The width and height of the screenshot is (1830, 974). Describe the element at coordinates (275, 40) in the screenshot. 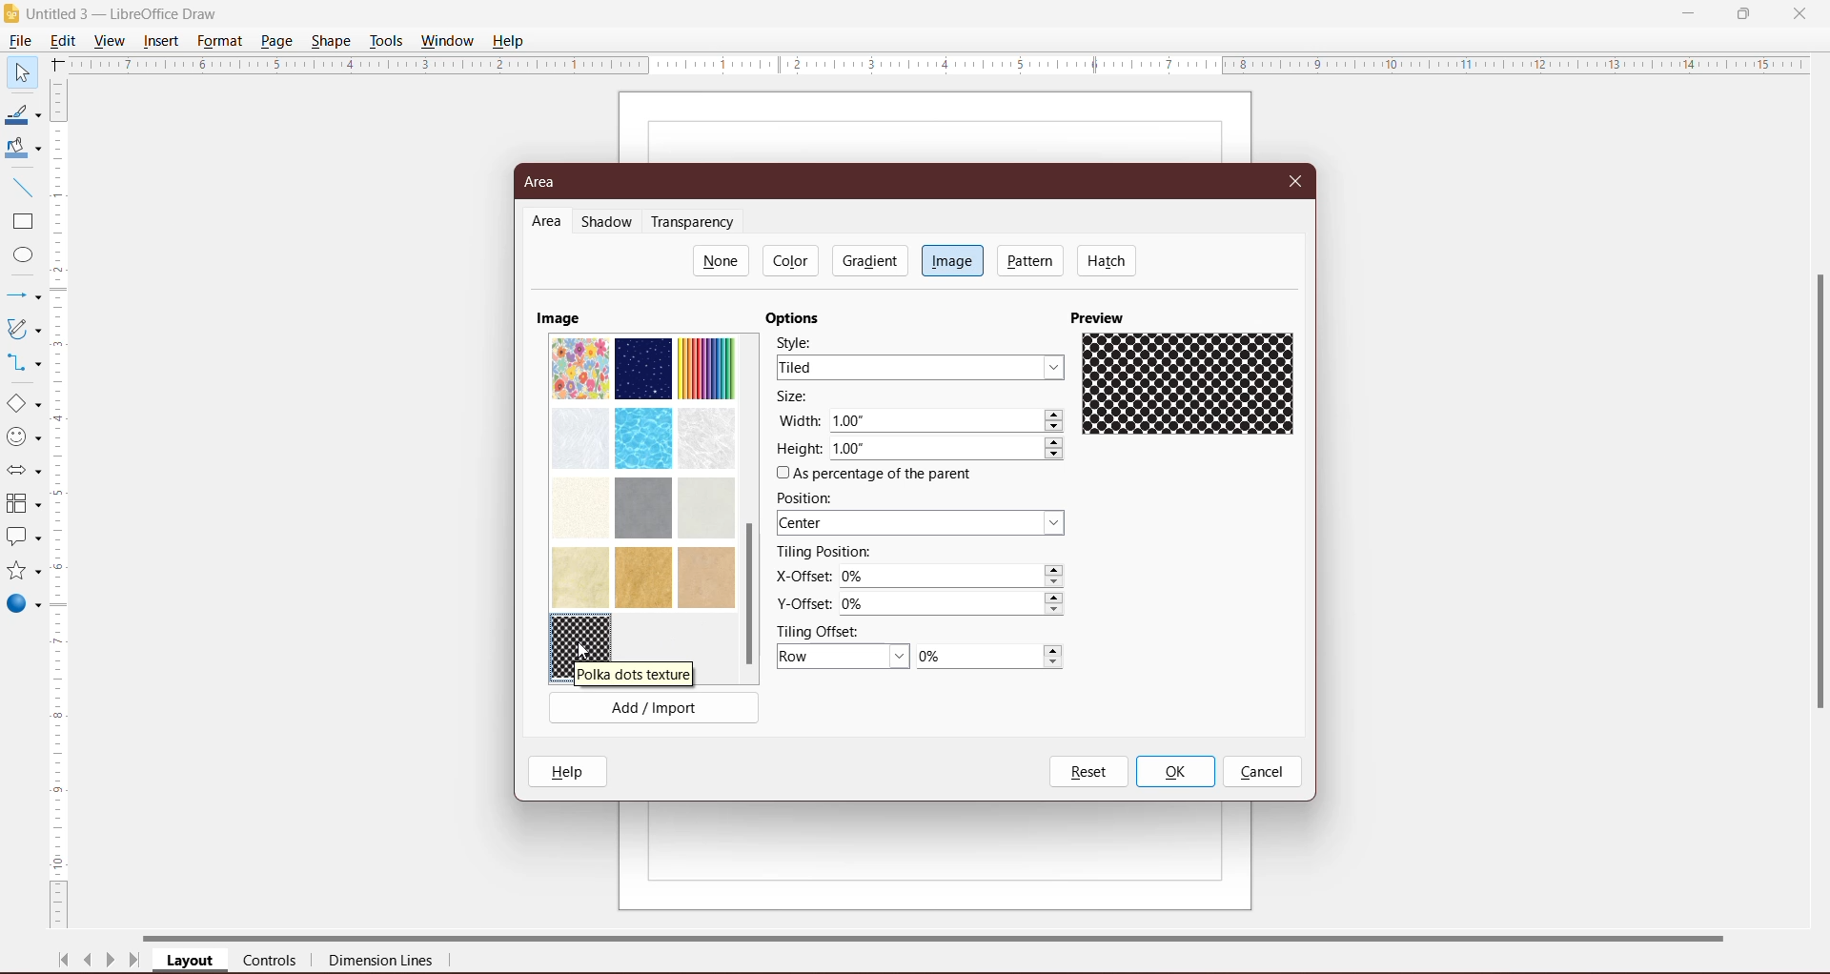

I see `Page` at that location.